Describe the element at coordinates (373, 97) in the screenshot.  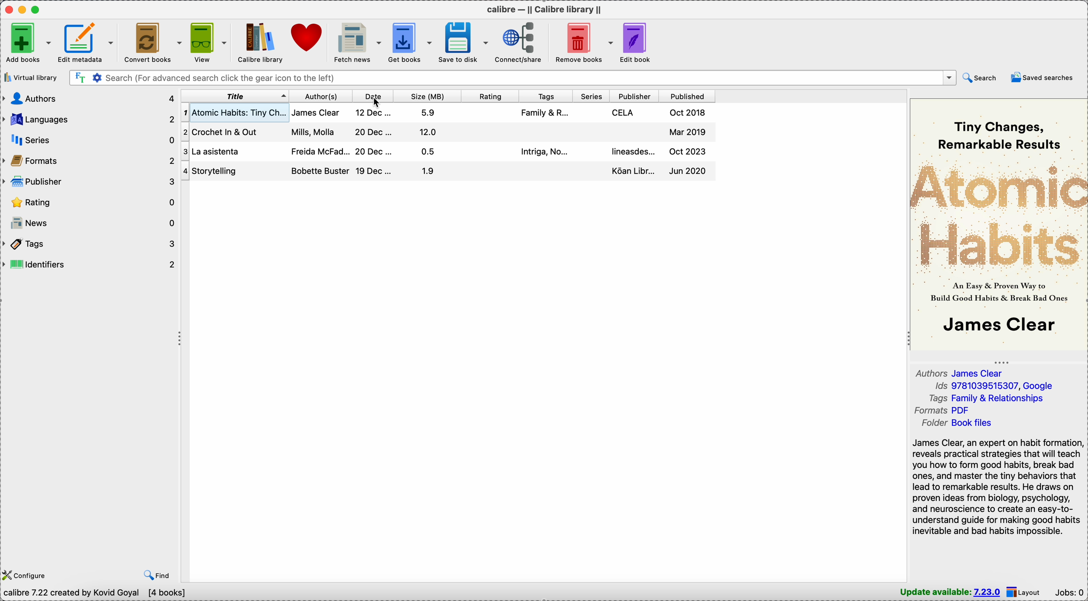
I see `date` at that location.